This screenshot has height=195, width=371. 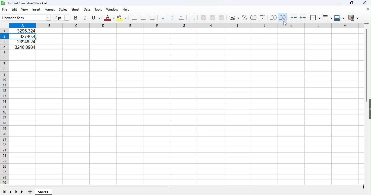 What do you see at coordinates (75, 9) in the screenshot?
I see `Sheet` at bounding box center [75, 9].